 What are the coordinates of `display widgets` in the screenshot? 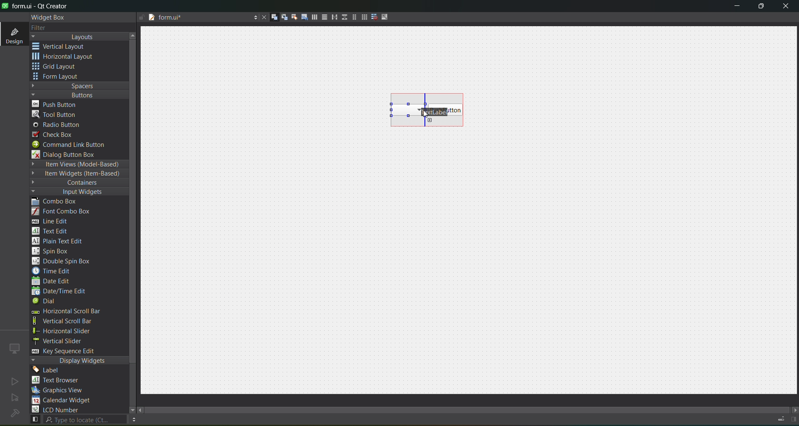 It's located at (79, 361).